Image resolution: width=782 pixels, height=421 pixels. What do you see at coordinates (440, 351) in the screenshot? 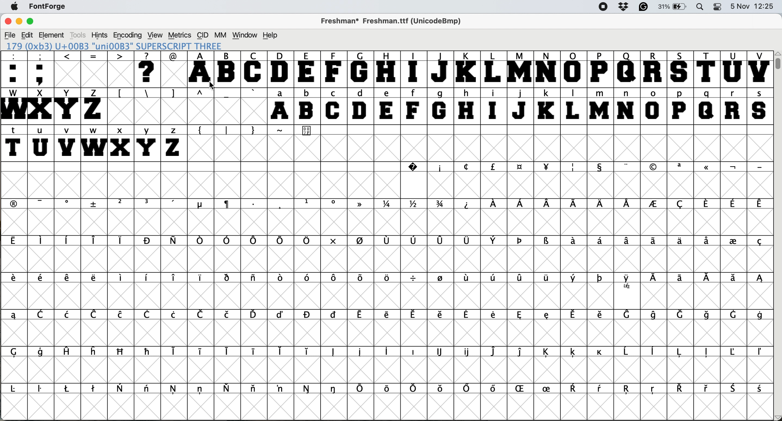
I see `symbol` at bounding box center [440, 351].